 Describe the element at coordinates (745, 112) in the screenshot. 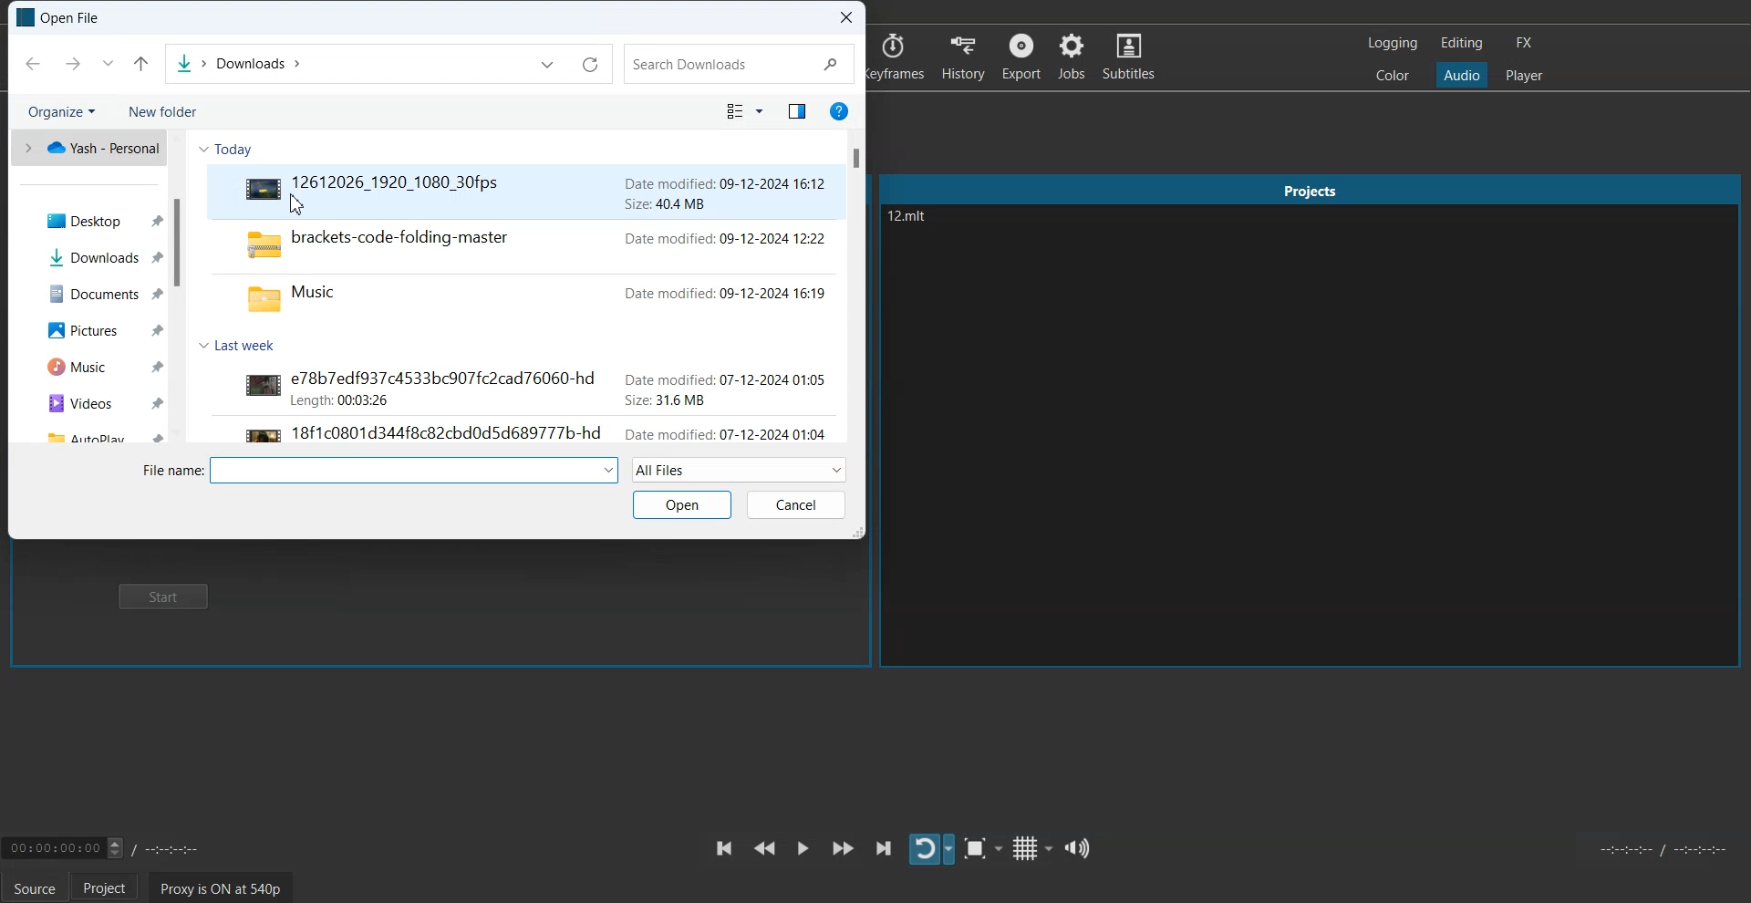

I see `Change your view` at that location.